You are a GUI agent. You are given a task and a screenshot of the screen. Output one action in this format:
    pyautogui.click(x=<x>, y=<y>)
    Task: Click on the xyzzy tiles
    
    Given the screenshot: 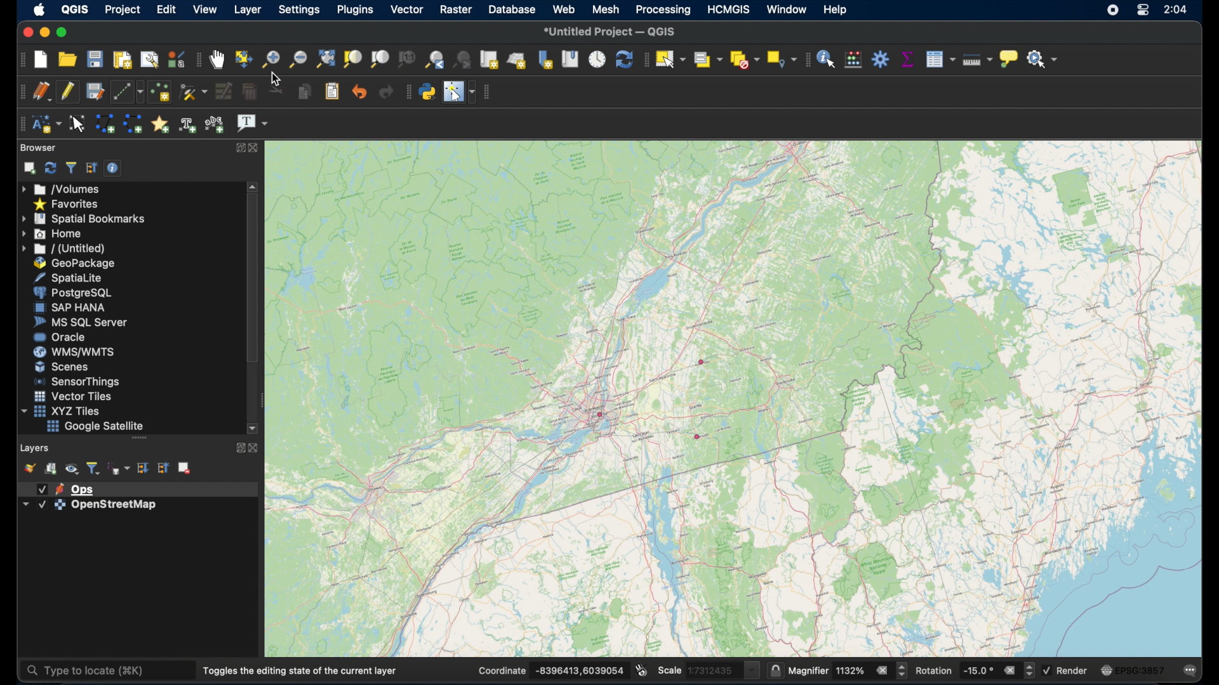 What is the action you would take?
    pyautogui.click(x=62, y=411)
    